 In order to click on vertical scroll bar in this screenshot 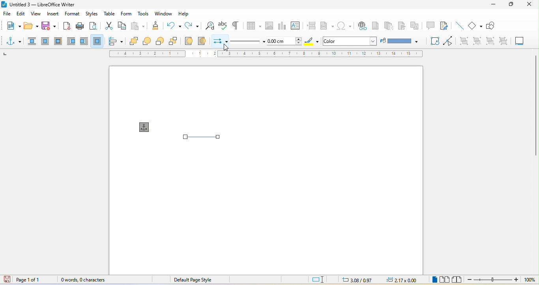, I will do `click(535, 99)`.